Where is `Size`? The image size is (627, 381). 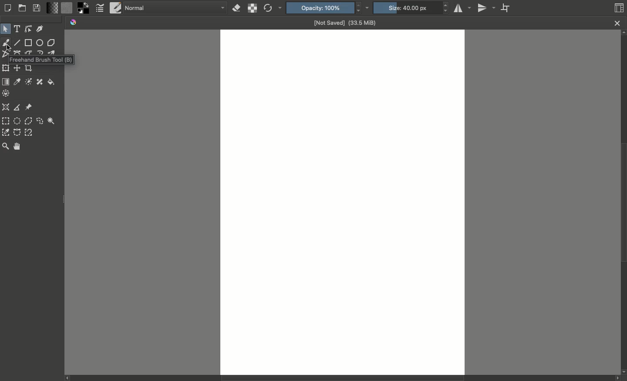
Size is located at coordinates (411, 8).